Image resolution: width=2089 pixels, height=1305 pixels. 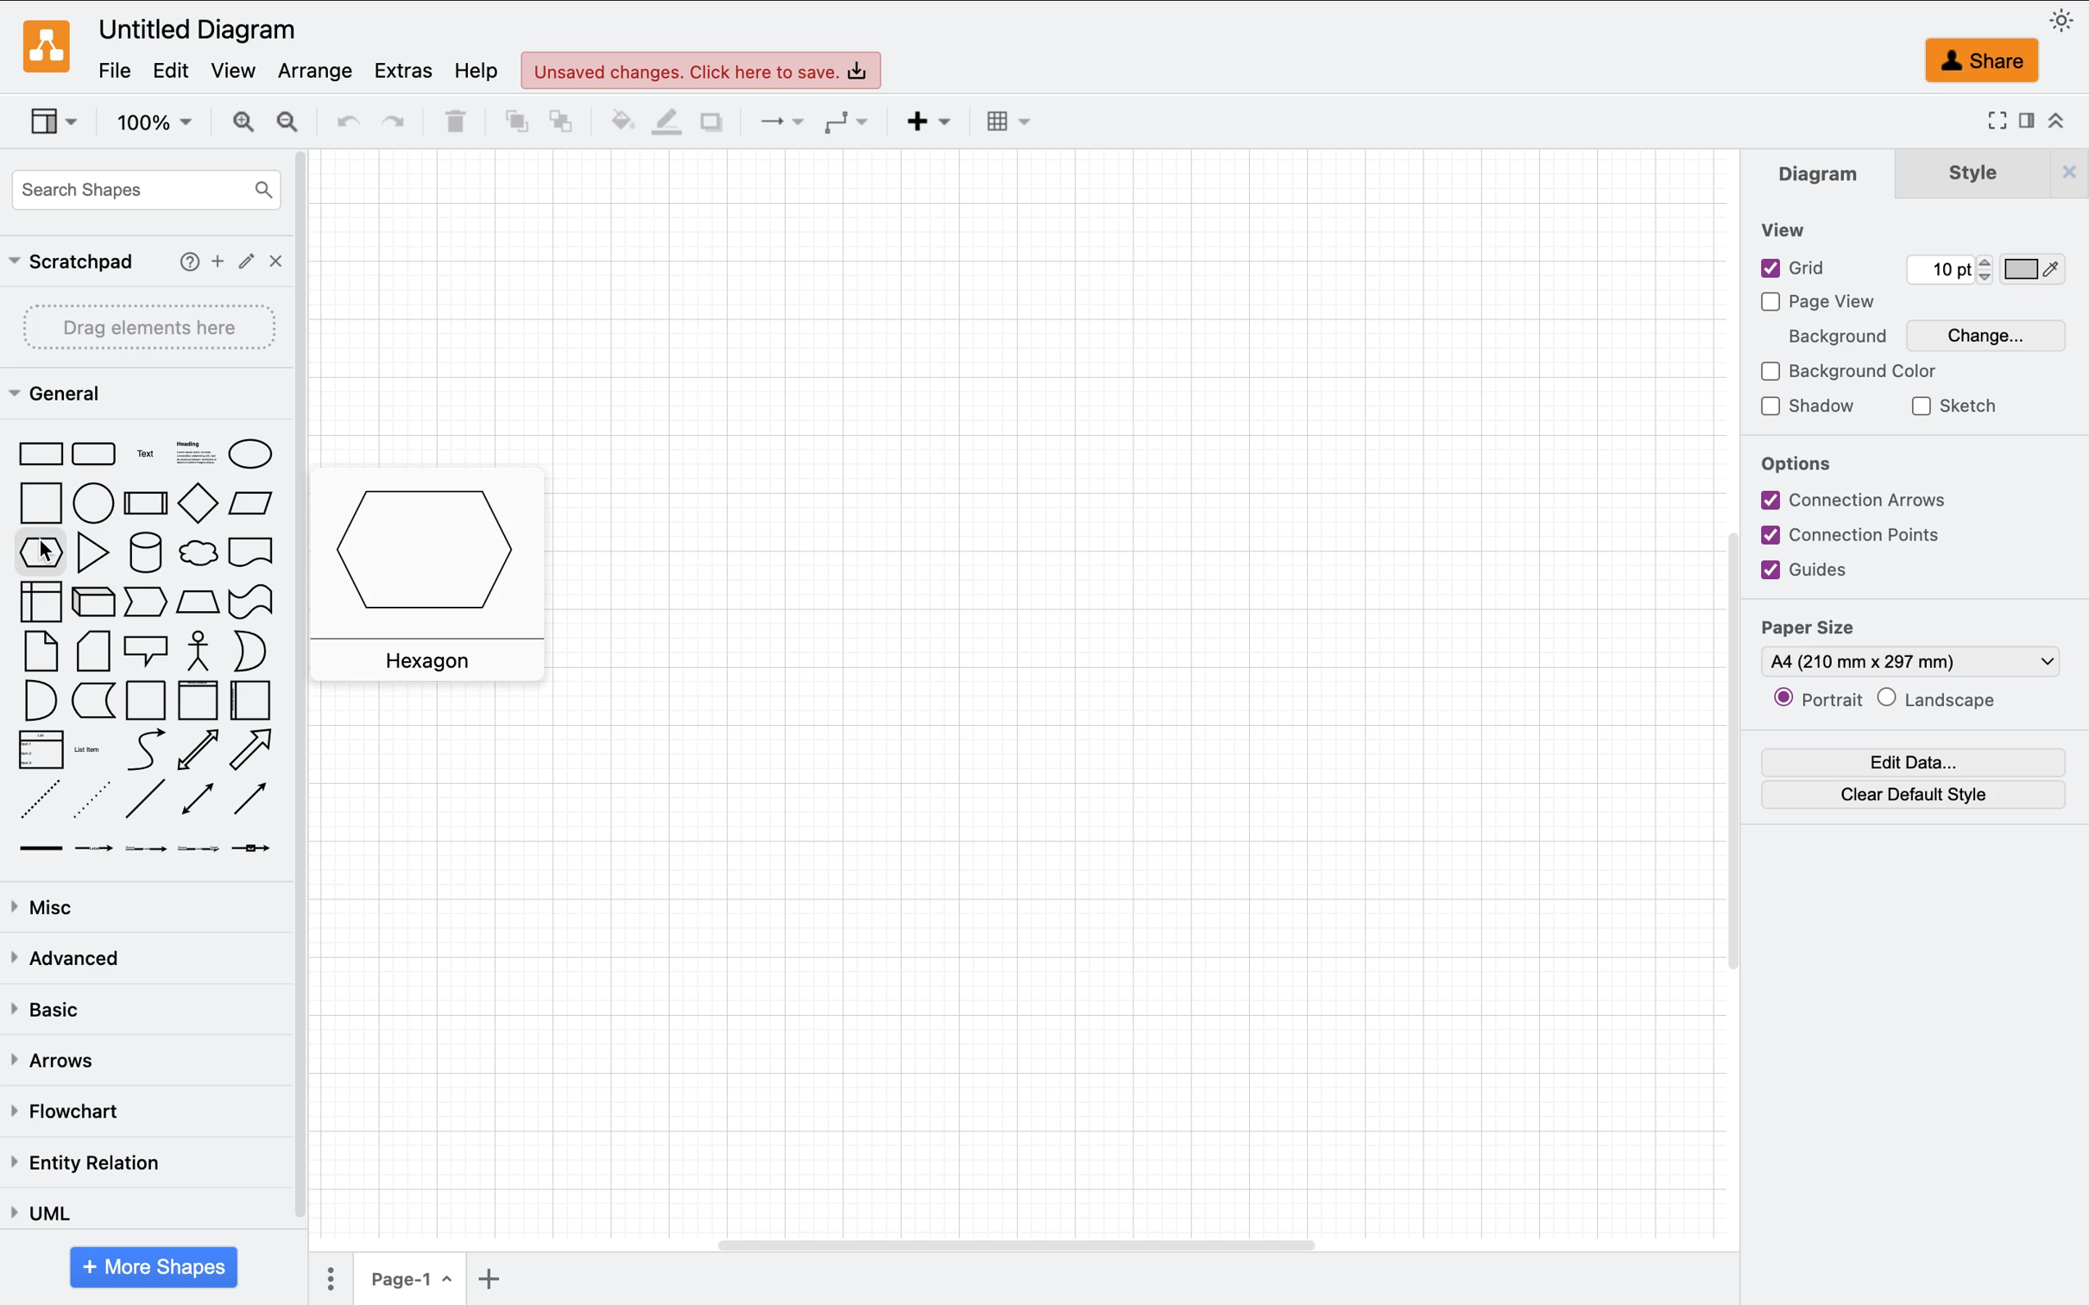 I want to click on format, so click(x=2024, y=123).